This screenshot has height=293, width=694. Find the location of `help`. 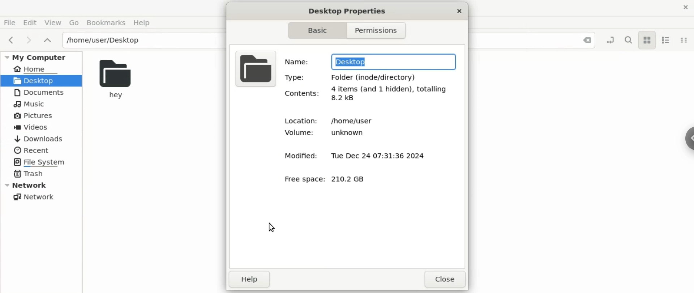

help is located at coordinates (146, 22).